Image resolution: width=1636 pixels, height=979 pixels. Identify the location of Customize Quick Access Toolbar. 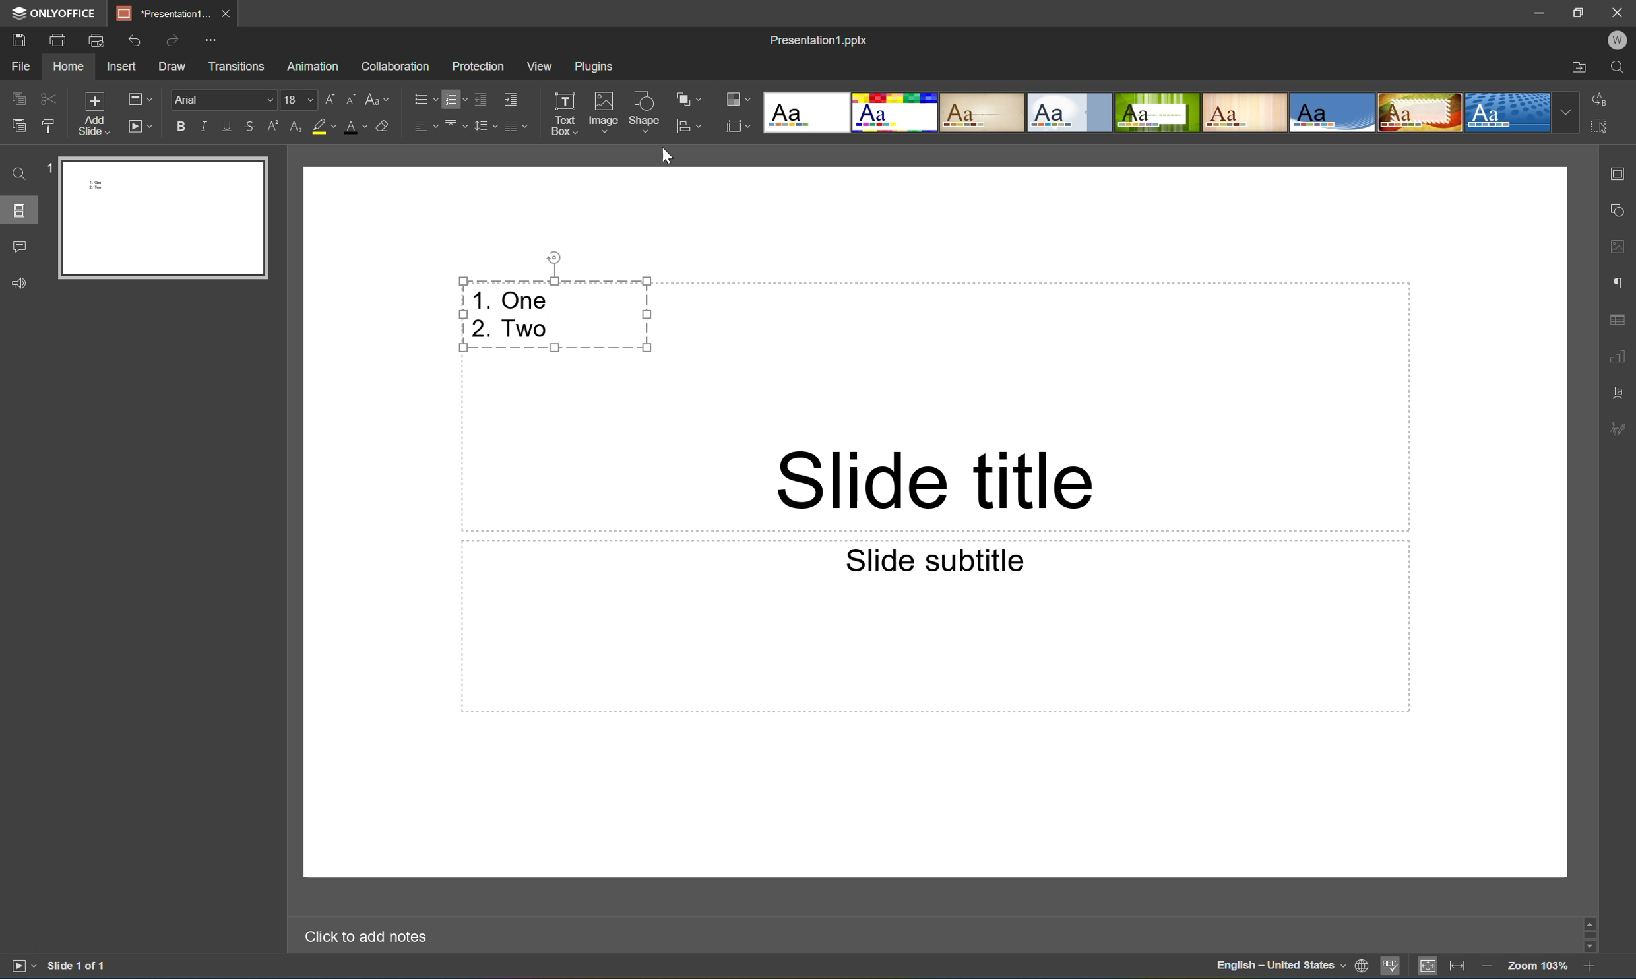
(211, 40).